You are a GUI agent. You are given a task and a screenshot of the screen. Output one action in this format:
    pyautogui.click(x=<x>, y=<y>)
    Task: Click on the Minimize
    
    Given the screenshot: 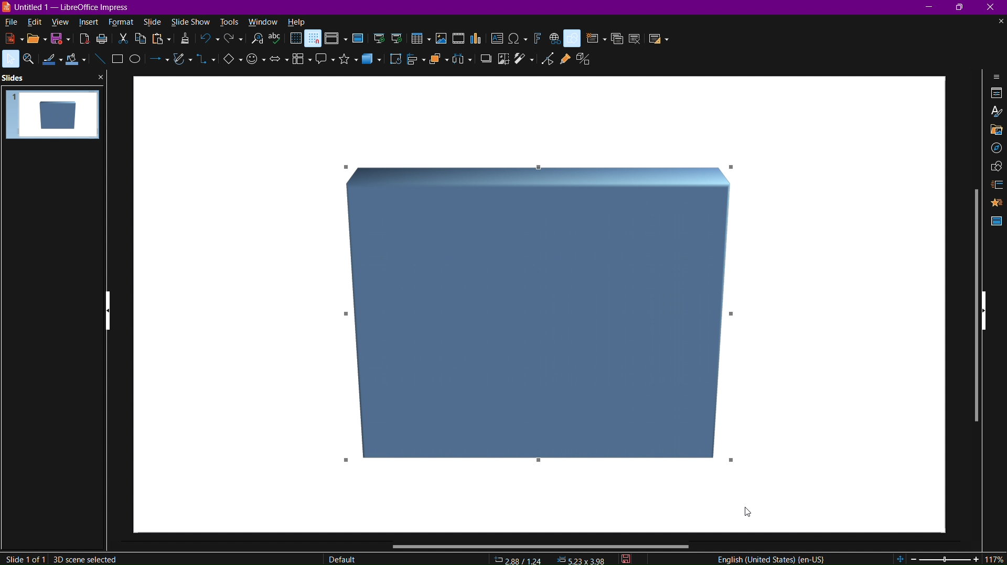 What is the action you would take?
    pyautogui.click(x=930, y=7)
    